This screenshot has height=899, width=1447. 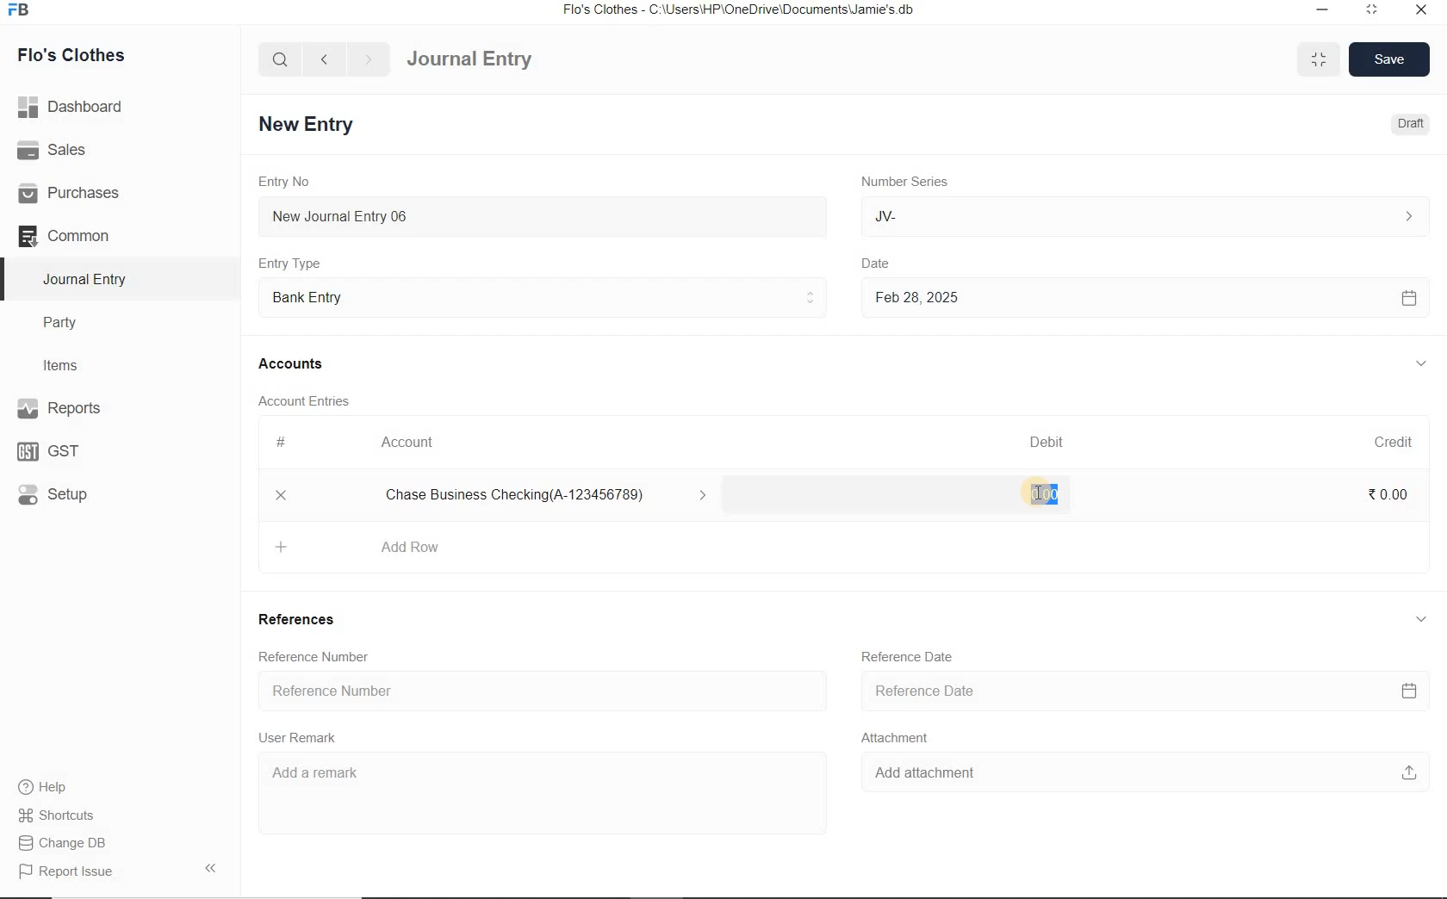 What do you see at coordinates (309, 123) in the screenshot?
I see `New Entry` at bounding box center [309, 123].